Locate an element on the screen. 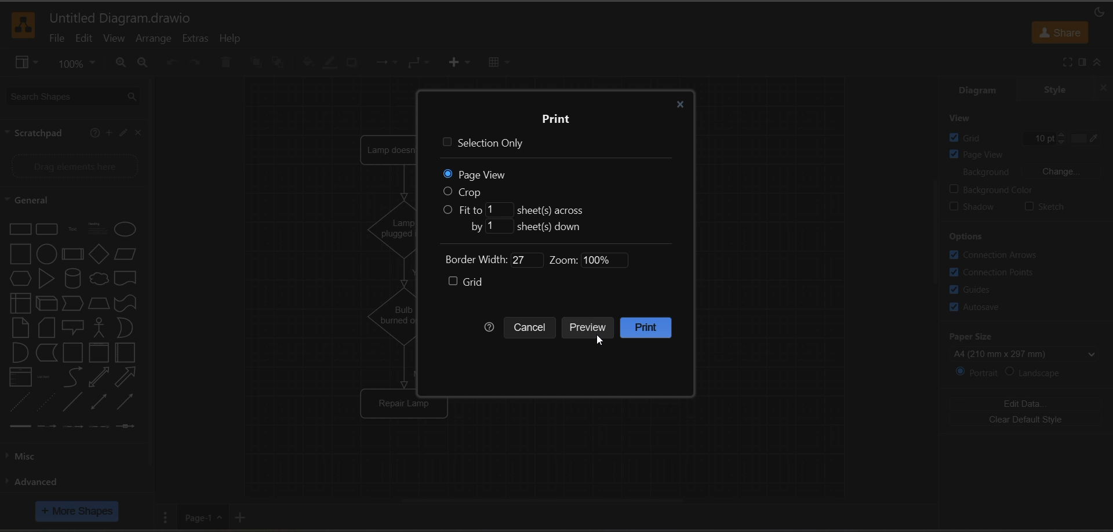 The image size is (1113, 532). format is located at coordinates (1080, 62).